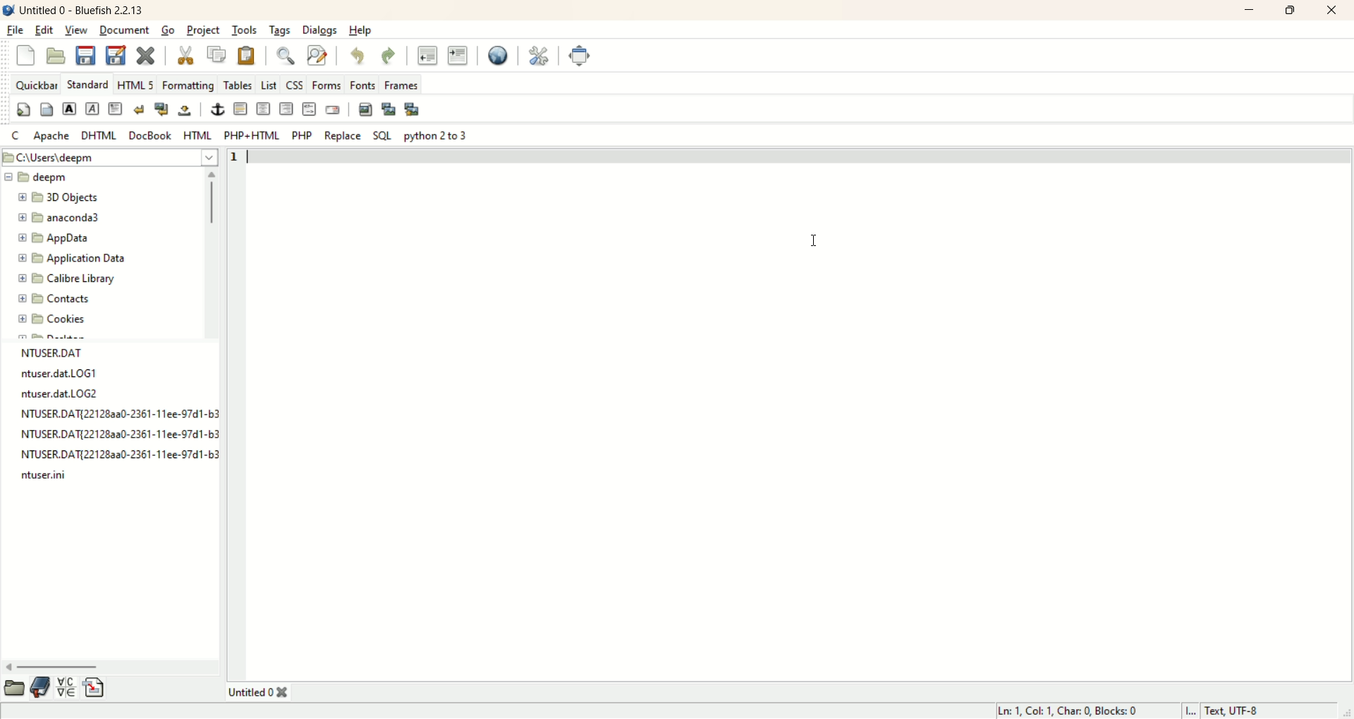 The image size is (1354, 719). I want to click on title, so click(85, 10).